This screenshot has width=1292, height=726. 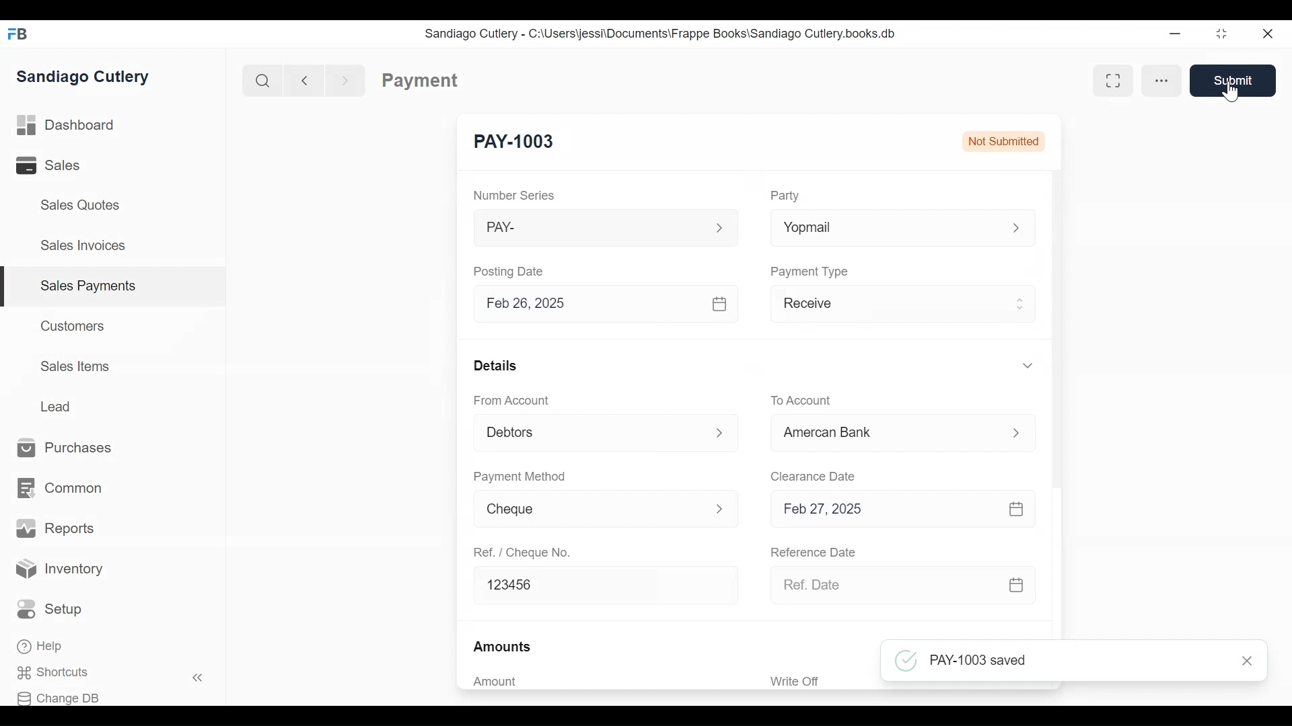 What do you see at coordinates (721, 432) in the screenshot?
I see `Expand` at bounding box center [721, 432].